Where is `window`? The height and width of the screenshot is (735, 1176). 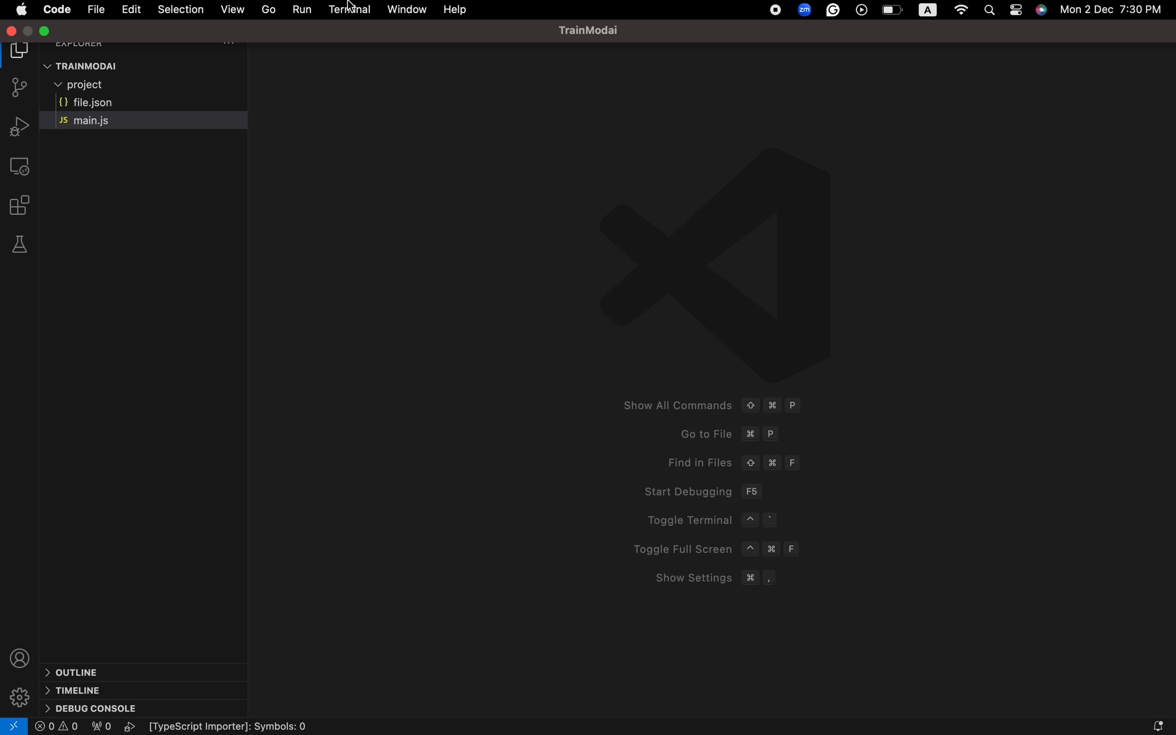 window is located at coordinates (406, 8).